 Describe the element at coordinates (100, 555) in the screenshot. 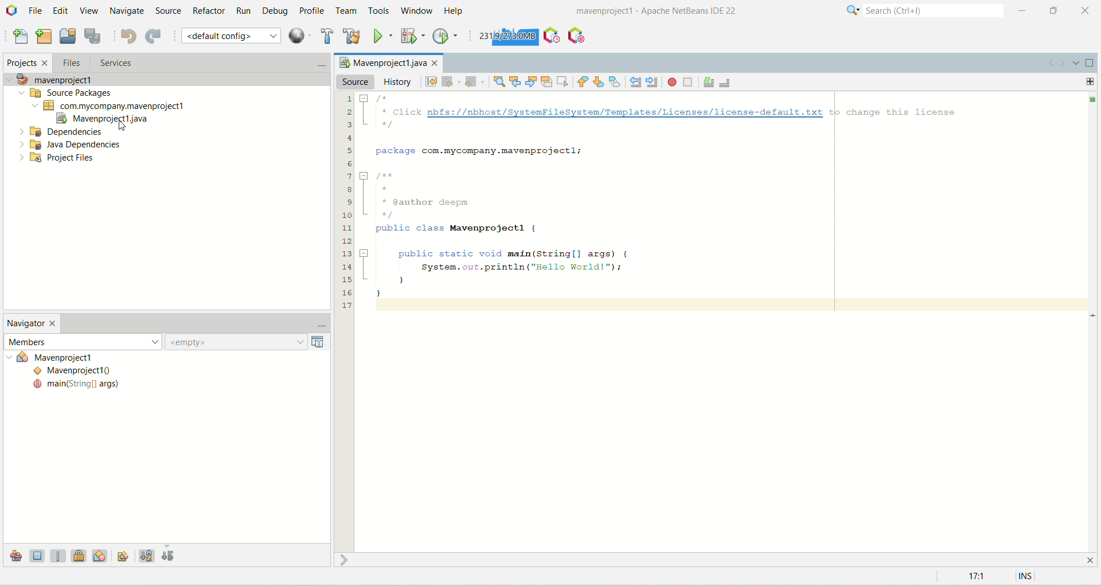

I see `show inner classes` at that location.